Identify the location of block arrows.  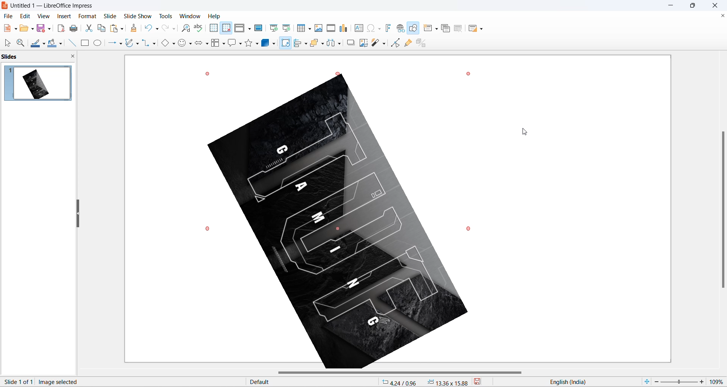
(199, 44).